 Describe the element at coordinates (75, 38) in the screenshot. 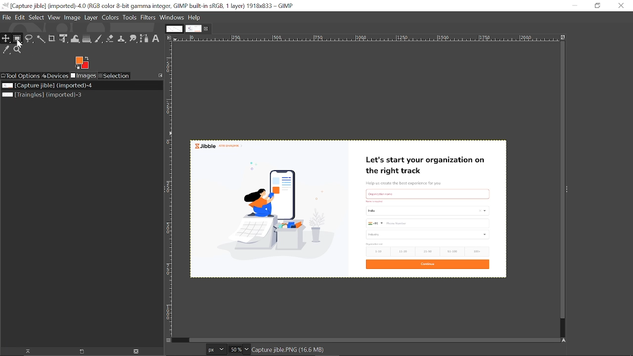

I see `wrap text` at that location.